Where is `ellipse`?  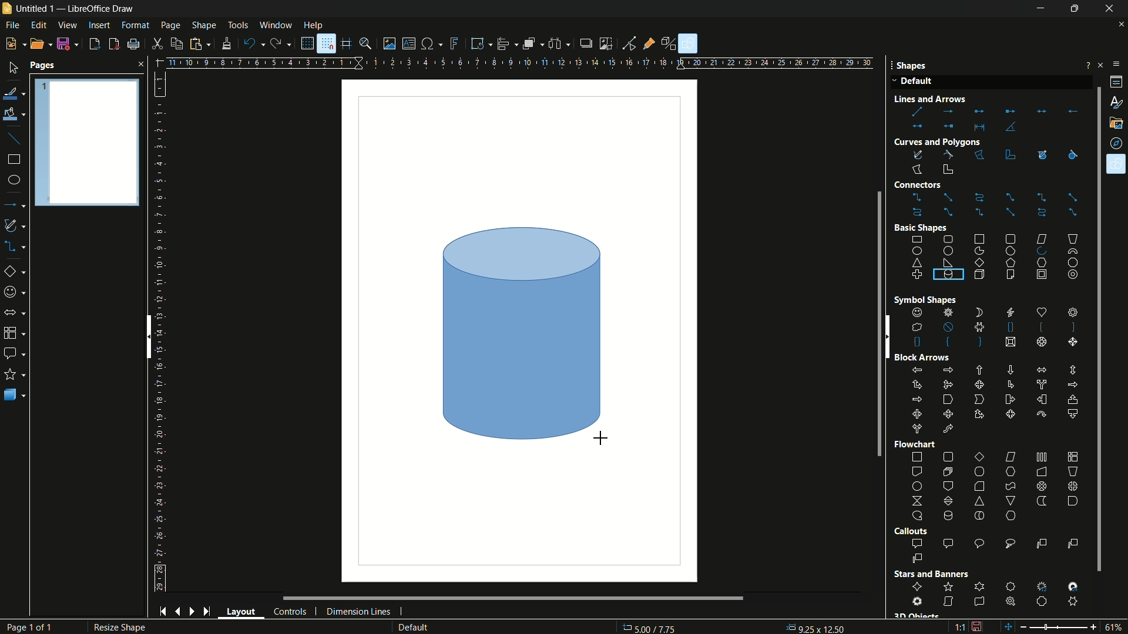 ellipse is located at coordinates (14, 180).